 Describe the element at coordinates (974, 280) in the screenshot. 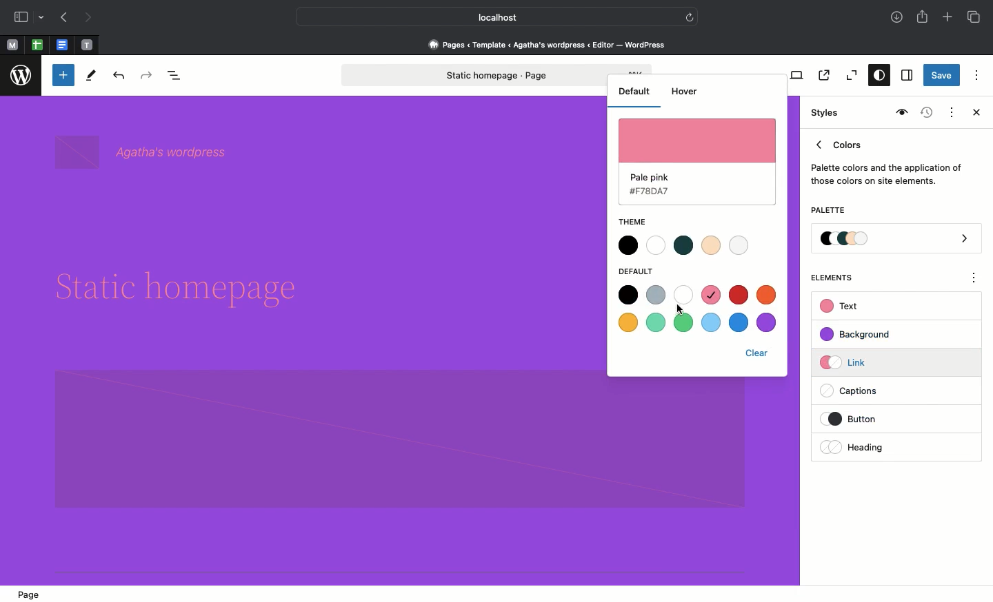

I see `options` at that location.